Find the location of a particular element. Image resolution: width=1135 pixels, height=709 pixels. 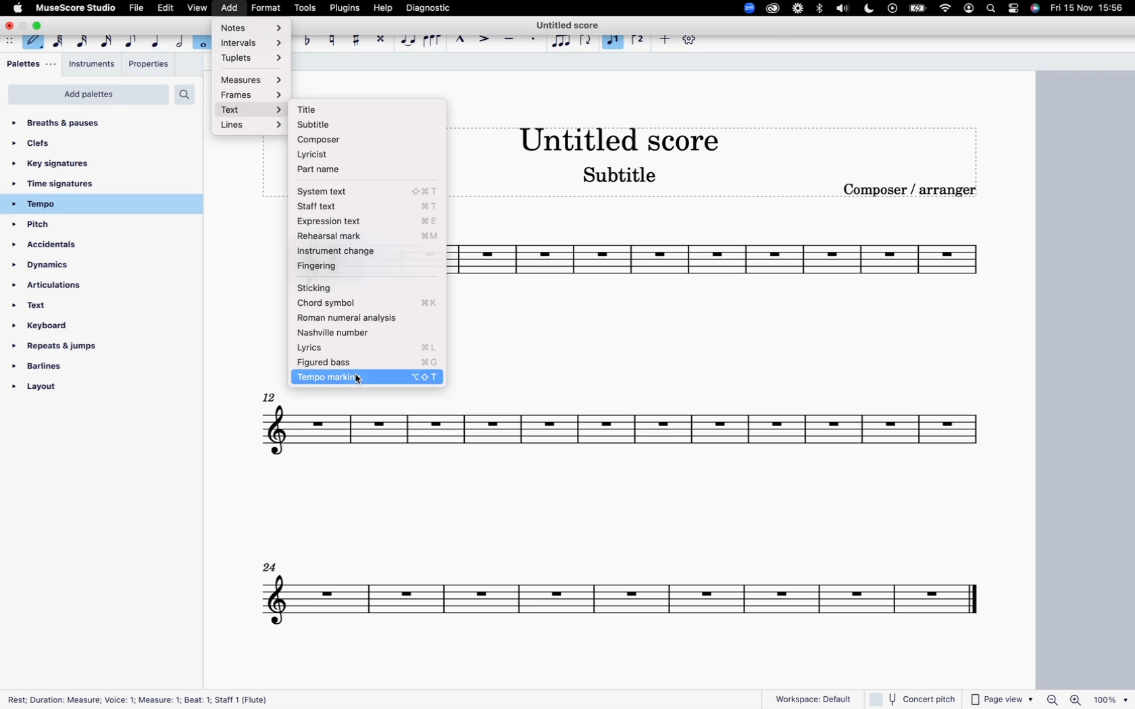

zoom percentage is located at coordinates (1084, 700).